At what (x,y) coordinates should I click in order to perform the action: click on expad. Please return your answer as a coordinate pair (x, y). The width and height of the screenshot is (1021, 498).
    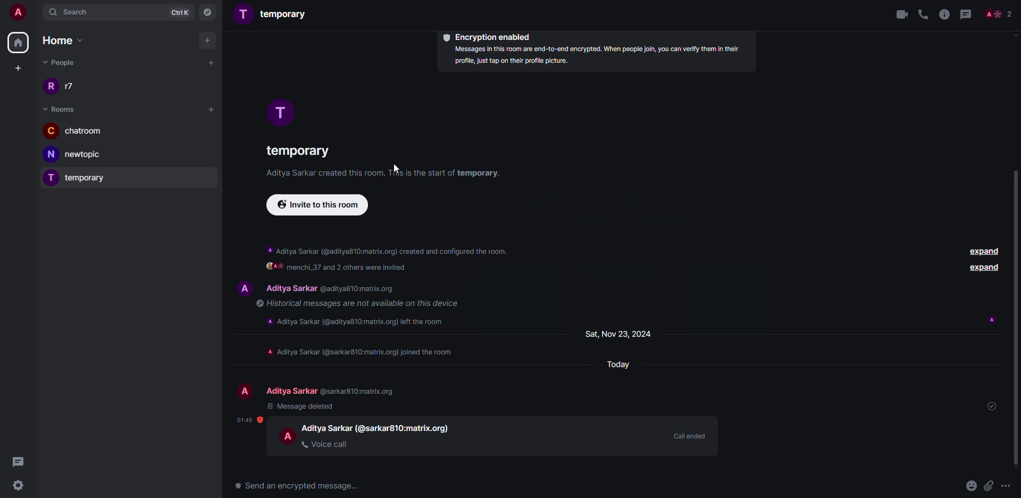
    Looking at the image, I should click on (983, 268).